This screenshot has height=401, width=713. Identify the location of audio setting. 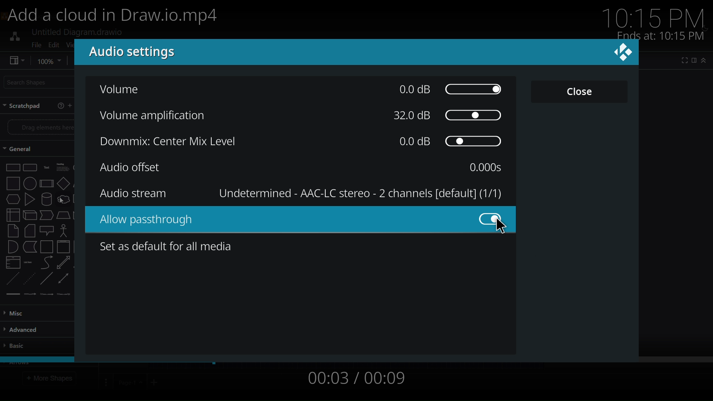
(141, 53).